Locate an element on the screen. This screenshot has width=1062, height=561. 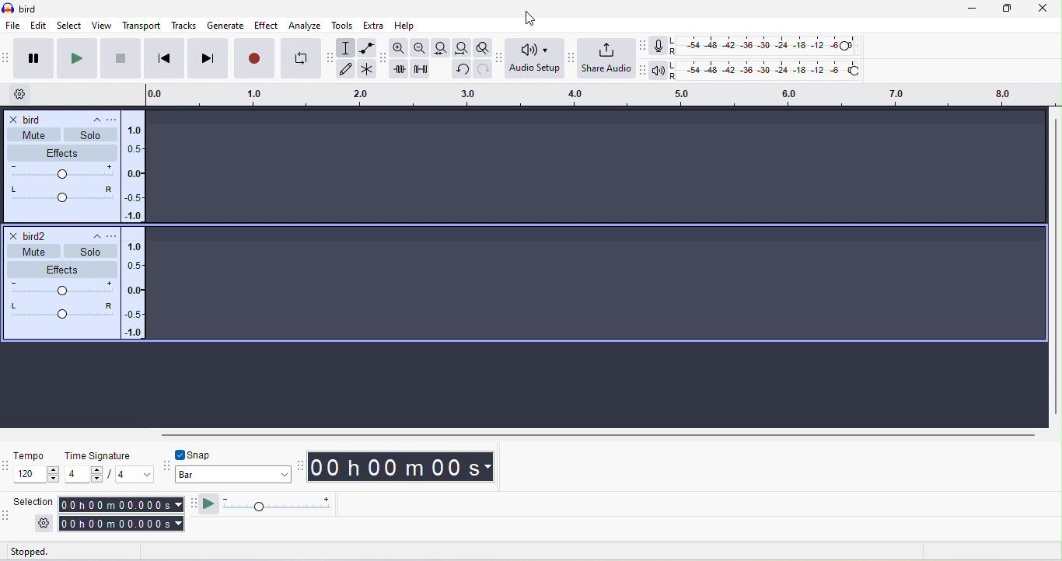
envelope tool is located at coordinates (367, 49).